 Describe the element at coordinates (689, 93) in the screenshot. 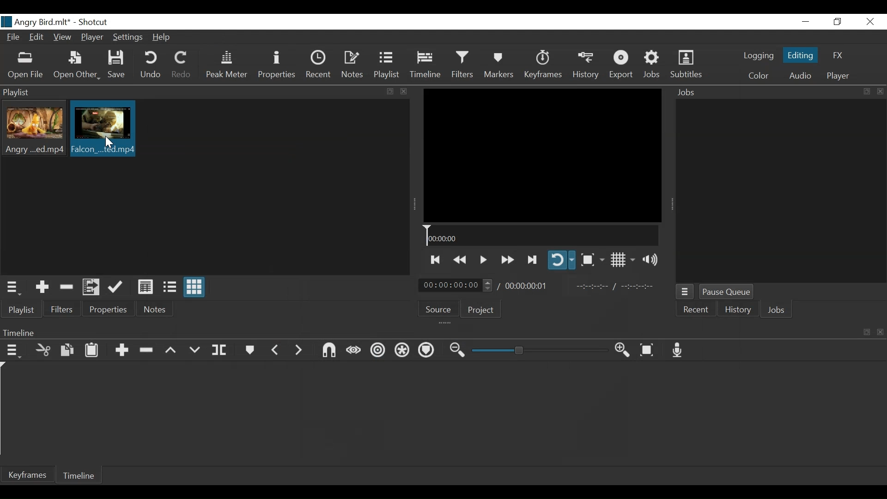

I see `Jobs` at that location.